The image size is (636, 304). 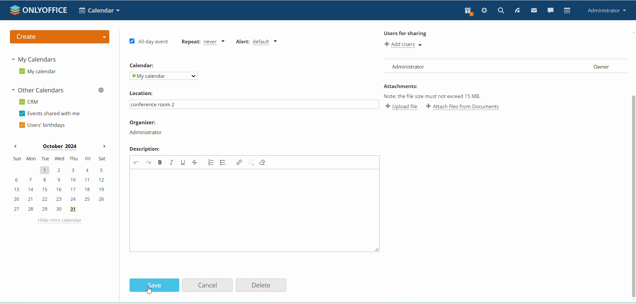 What do you see at coordinates (402, 107) in the screenshot?
I see `upload file` at bounding box center [402, 107].